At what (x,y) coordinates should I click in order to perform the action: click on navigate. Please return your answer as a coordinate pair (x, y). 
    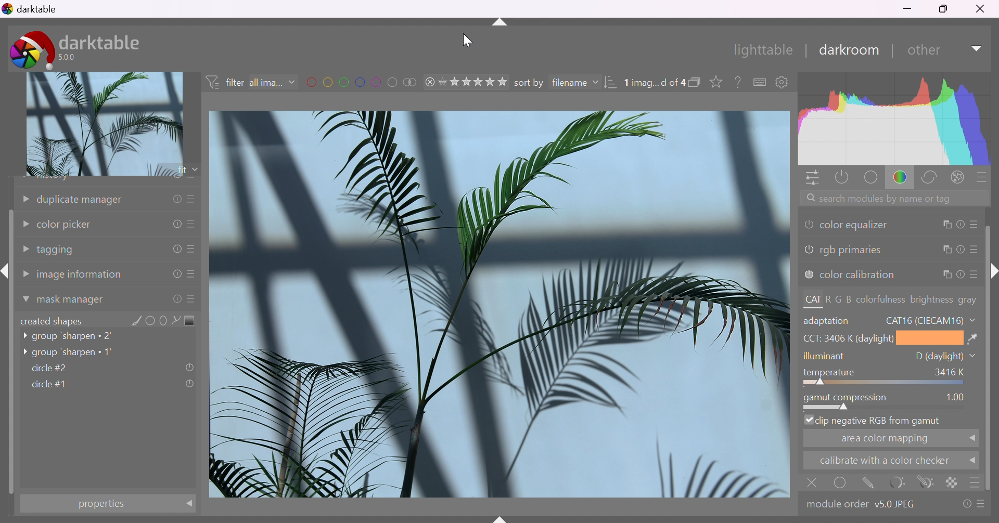
    Looking at the image, I should click on (923, 482).